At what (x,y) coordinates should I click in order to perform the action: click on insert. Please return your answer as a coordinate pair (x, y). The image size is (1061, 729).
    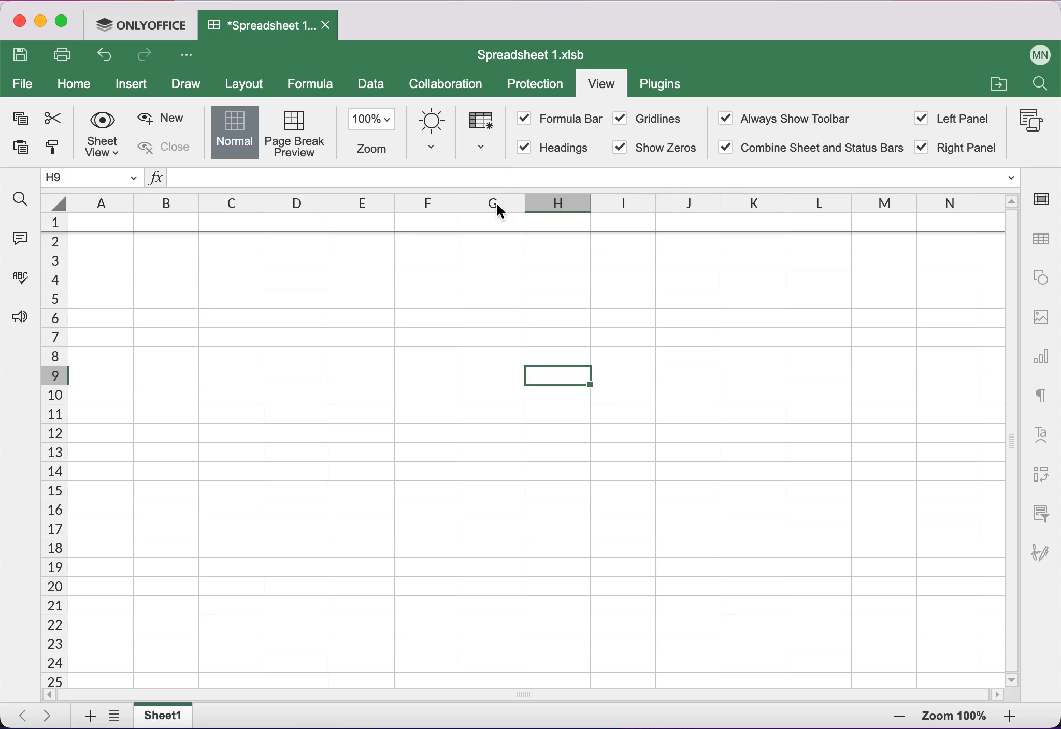
    Looking at the image, I should click on (133, 85).